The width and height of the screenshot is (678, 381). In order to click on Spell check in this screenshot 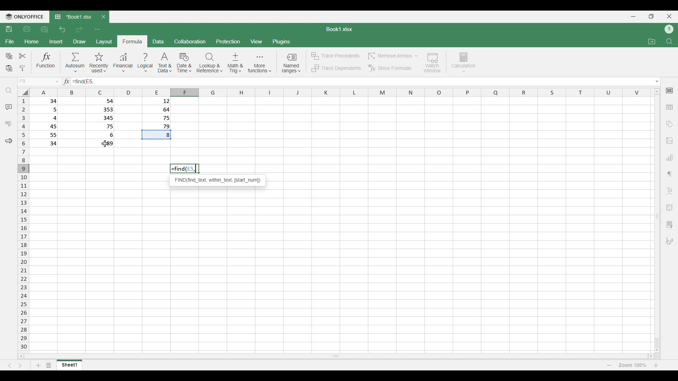, I will do `click(8, 123)`.